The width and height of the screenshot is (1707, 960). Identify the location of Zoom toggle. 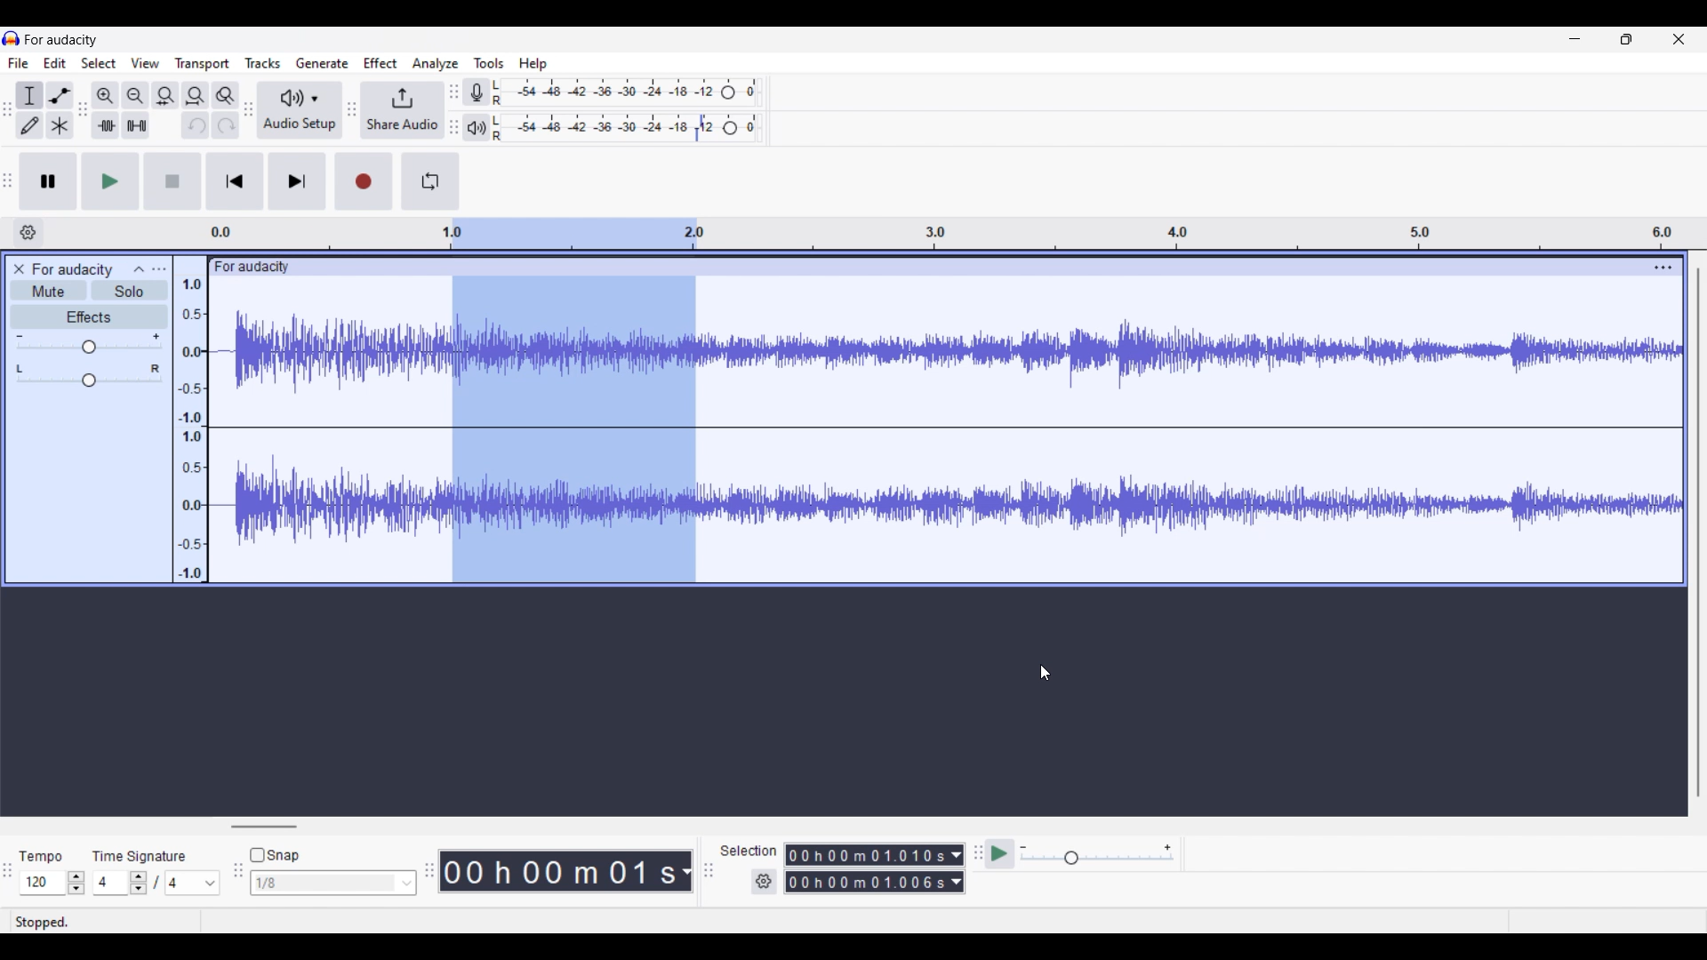
(226, 96).